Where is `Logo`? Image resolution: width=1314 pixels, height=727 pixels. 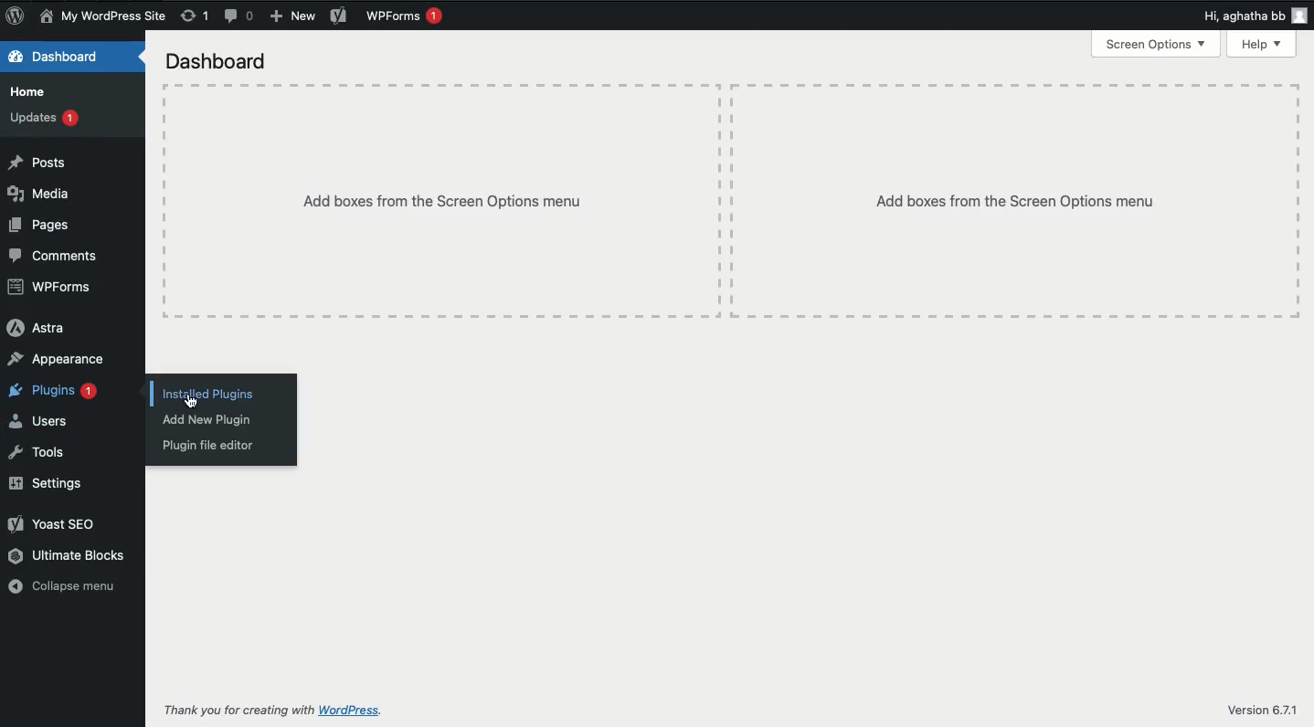
Logo is located at coordinates (16, 16).